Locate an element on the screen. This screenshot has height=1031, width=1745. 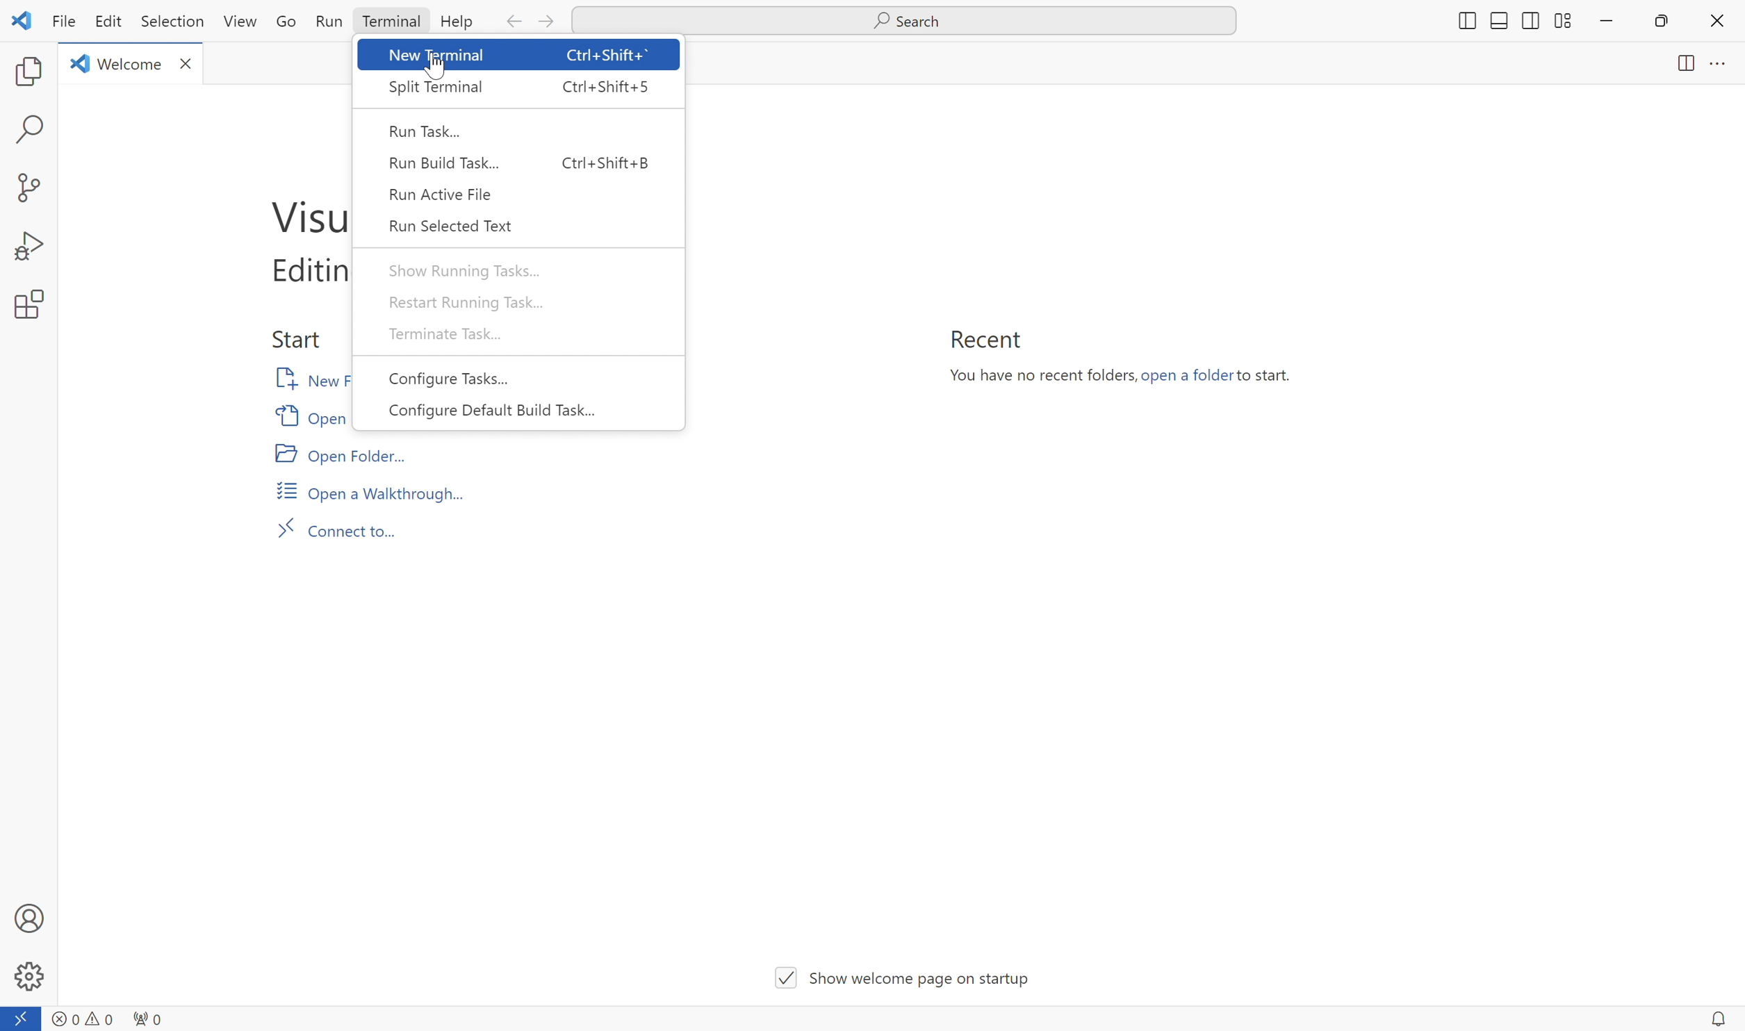
Vv Show welcome page on startup is located at coordinates (908, 972).